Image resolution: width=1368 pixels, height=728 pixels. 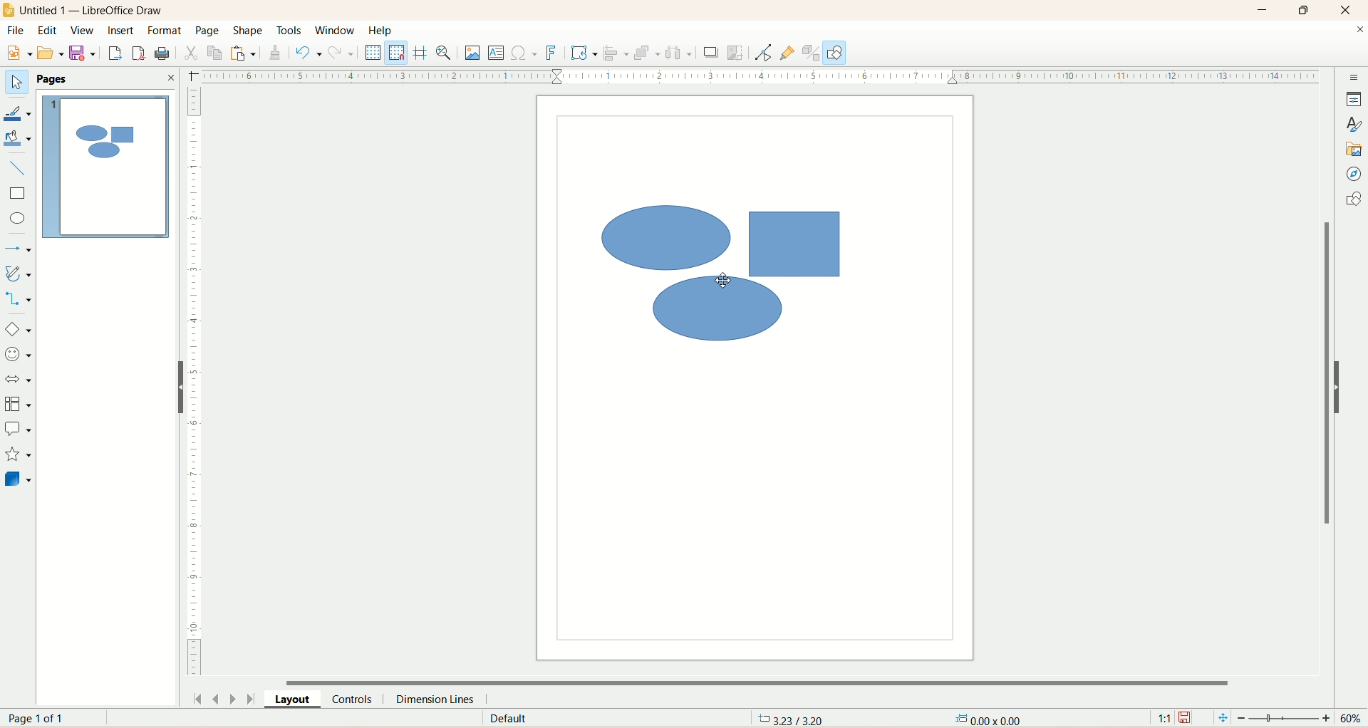 What do you see at coordinates (84, 53) in the screenshot?
I see `save` at bounding box center [84, 53].